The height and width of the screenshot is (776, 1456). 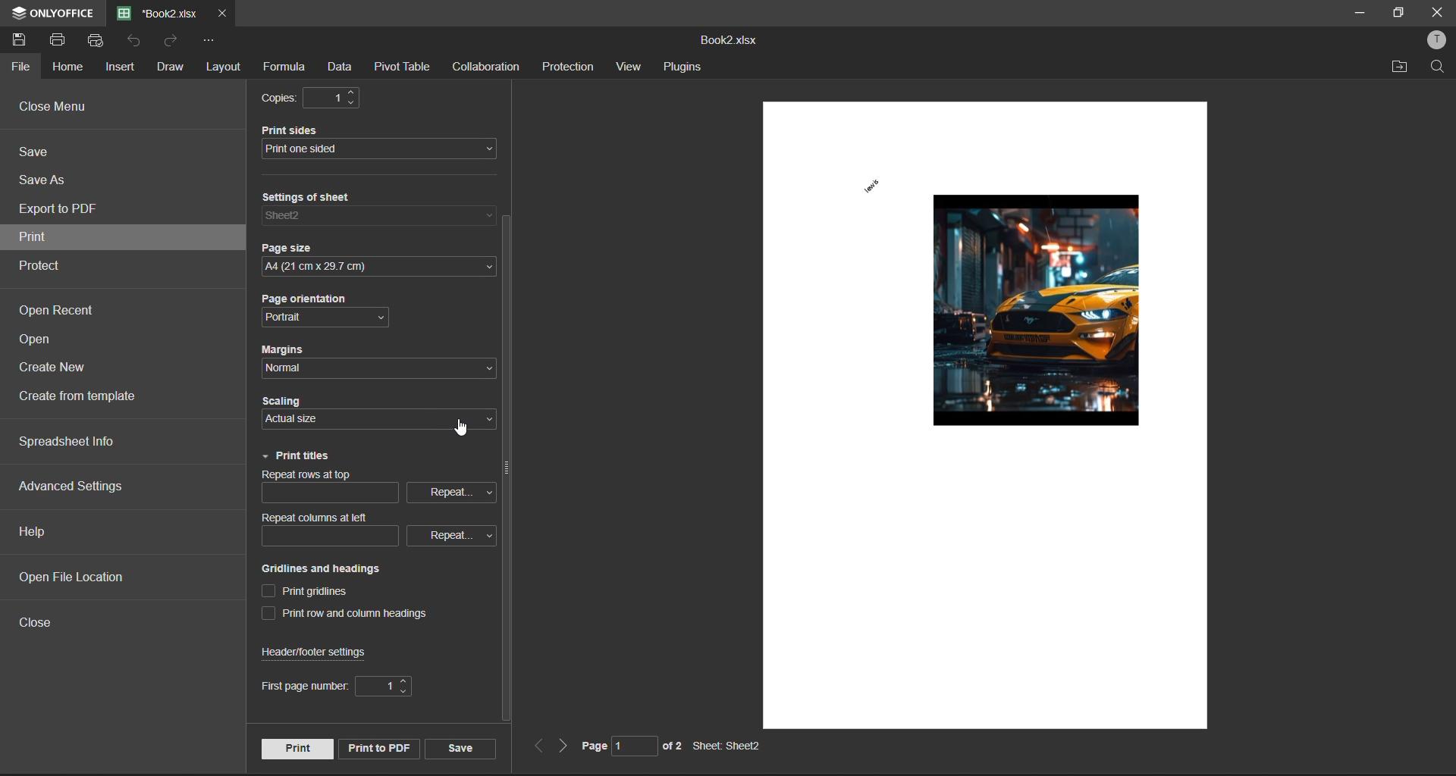 What do you see at coordinates (304, 130) in the screenshot?
I see `print sides` at bounding box center [304, 130].